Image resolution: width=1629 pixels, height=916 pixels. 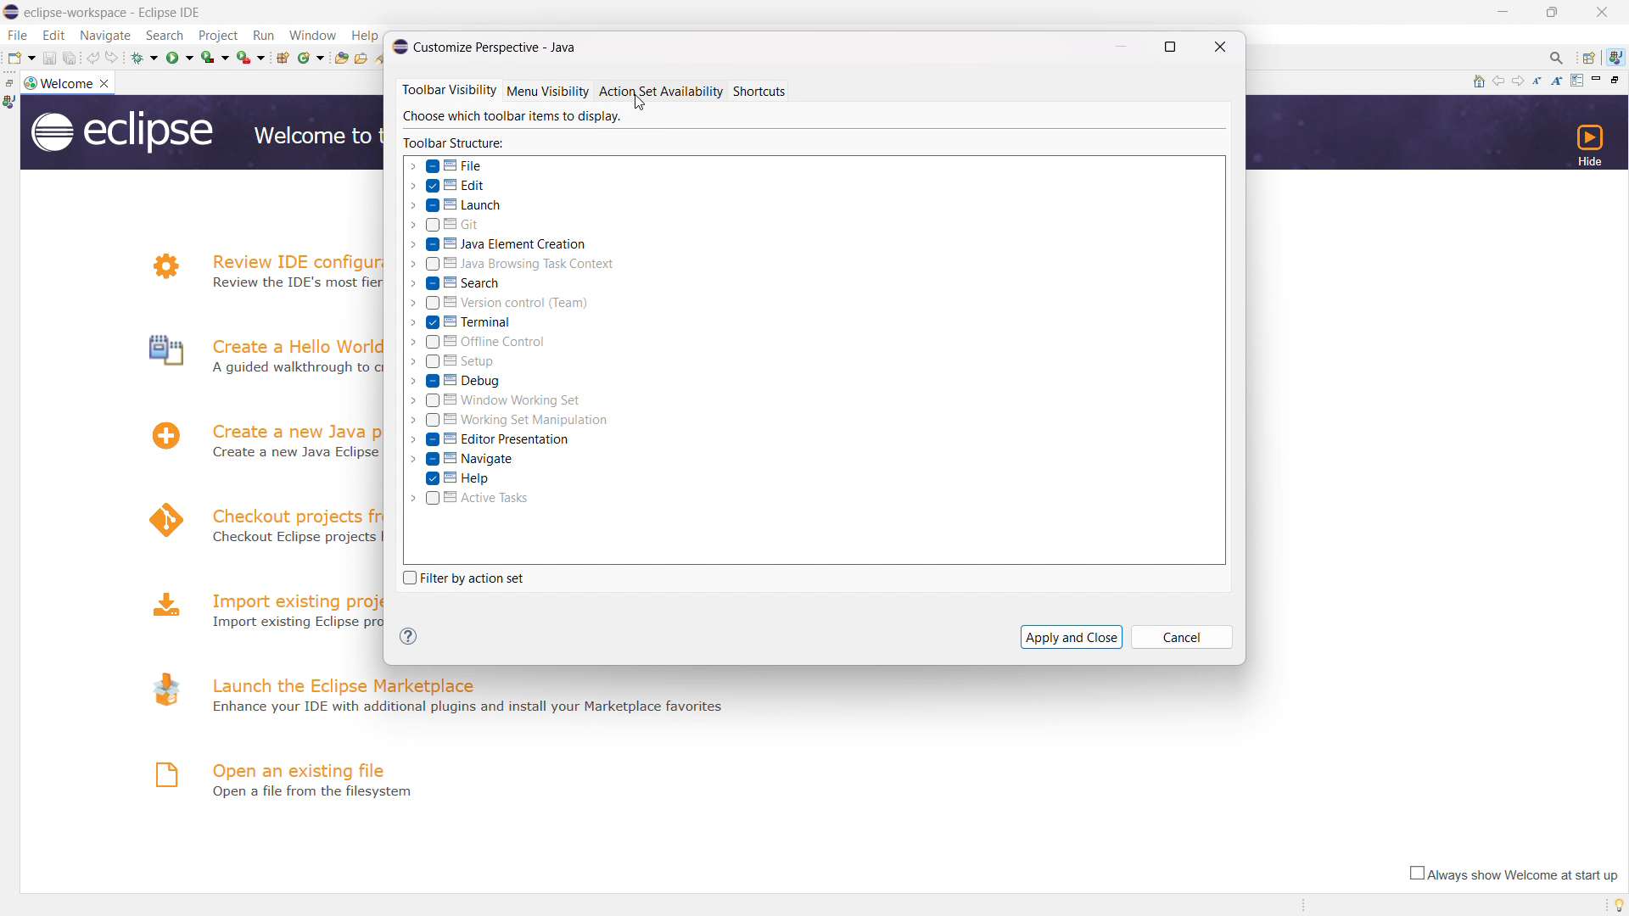 I want to click on debug, so click(x=453, y=381).